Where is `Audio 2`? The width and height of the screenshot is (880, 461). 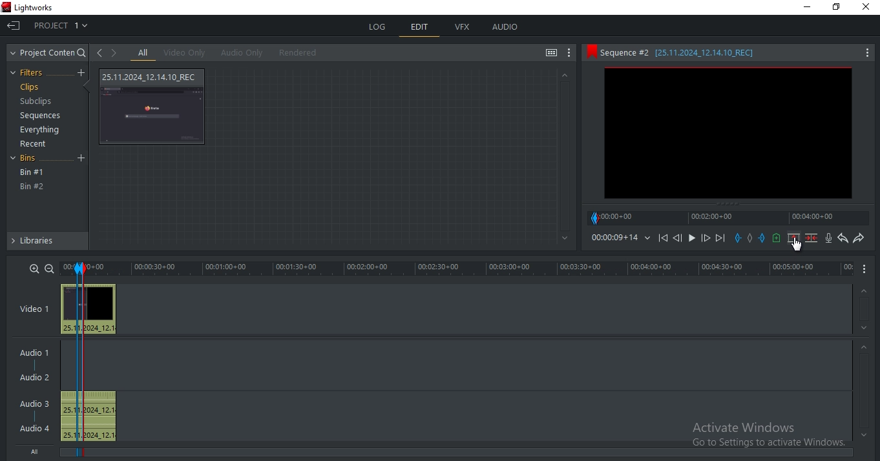 Audio 2 is located at coordinates (39, 378).